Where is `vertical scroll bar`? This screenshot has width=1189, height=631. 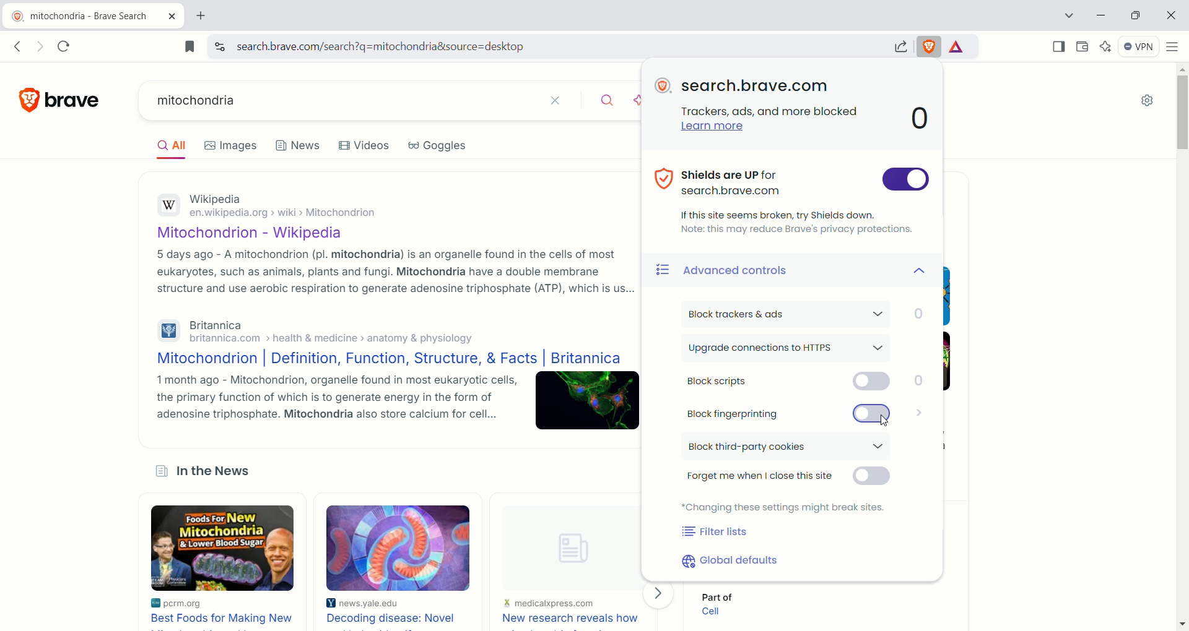
vertical scroll bar is located at coordinates (1182, 346).